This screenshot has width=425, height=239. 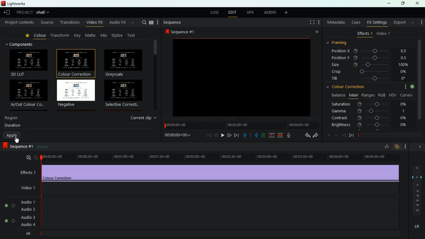 I want to click on leave, so click(x=6, y=13).